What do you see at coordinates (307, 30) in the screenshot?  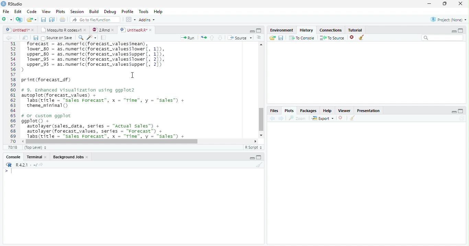 I see `History` at bounding box center [307, 30].